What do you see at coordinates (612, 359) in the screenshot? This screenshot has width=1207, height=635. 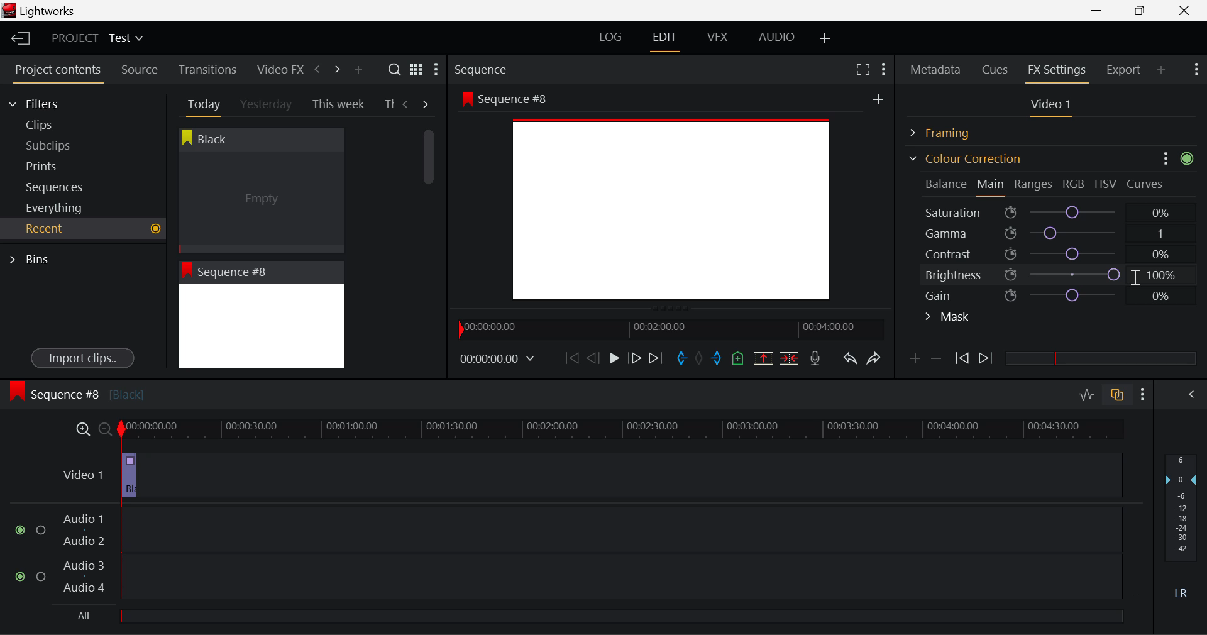 I see `Play` at bounding box center [612, 359].